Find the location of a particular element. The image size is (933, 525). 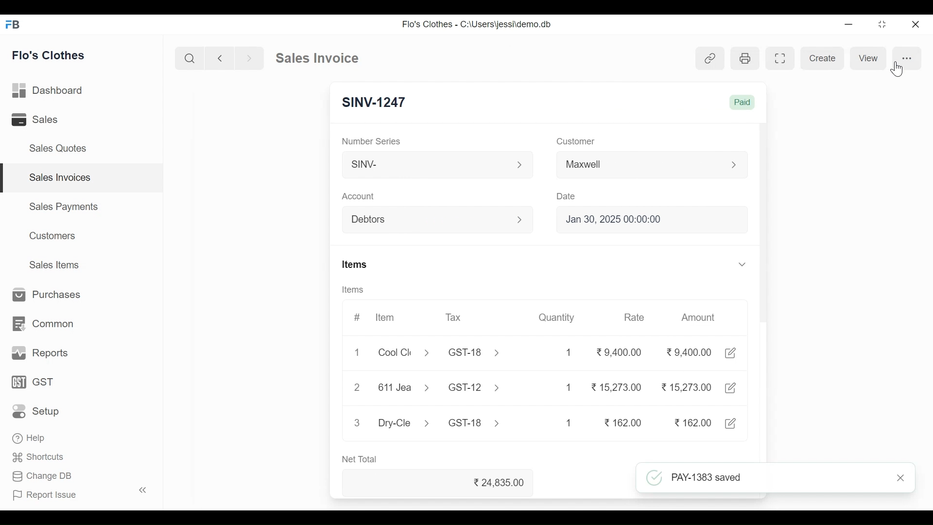

Item is located at coordinates (386, 318).